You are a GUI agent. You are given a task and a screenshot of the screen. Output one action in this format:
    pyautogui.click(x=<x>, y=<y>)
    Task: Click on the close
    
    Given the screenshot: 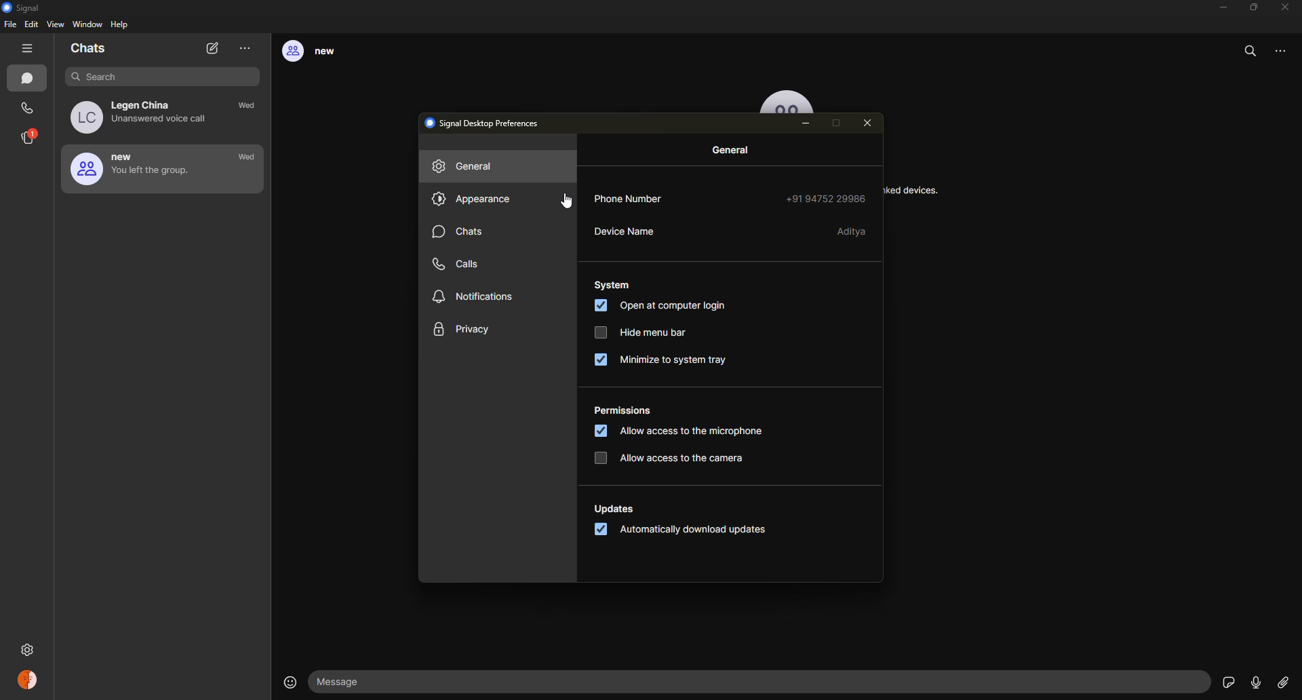 What is the action you would take?
    pyautogui.click(x=871, y=123)
    